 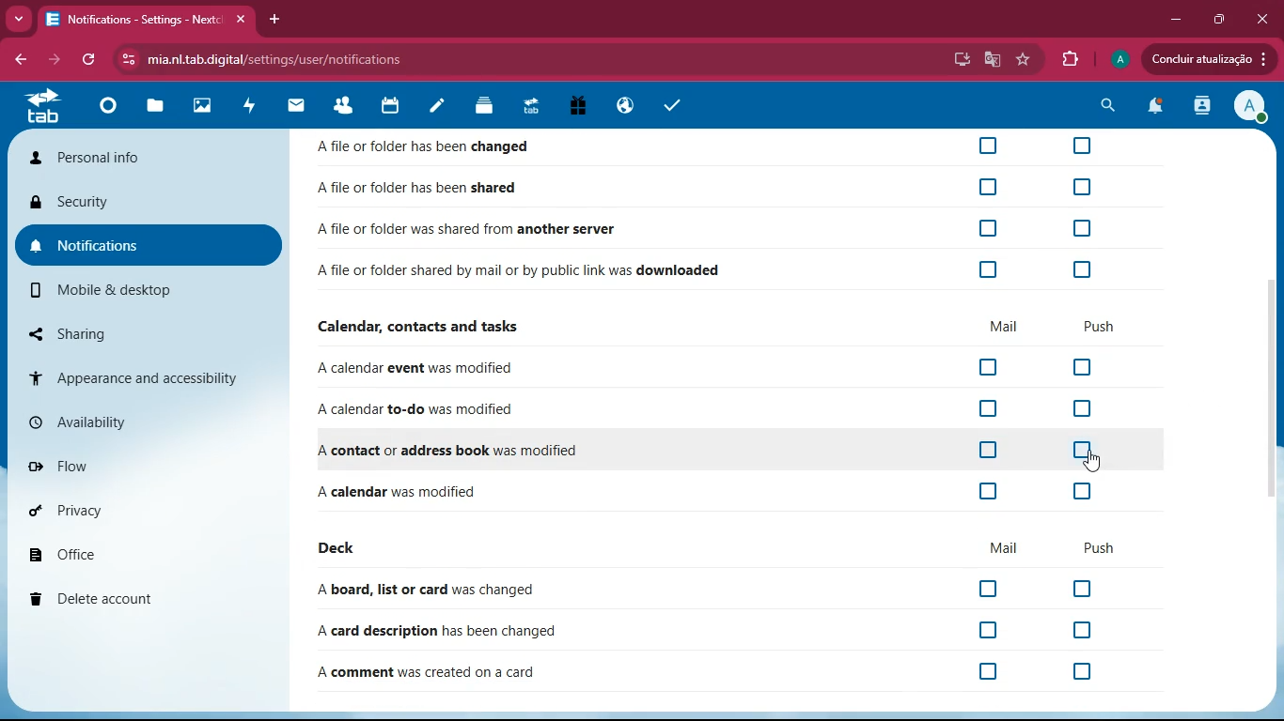 What do you see at coordinates (250, 106) in the screenshot?
I see `activity` at bounding box center [250, 106].